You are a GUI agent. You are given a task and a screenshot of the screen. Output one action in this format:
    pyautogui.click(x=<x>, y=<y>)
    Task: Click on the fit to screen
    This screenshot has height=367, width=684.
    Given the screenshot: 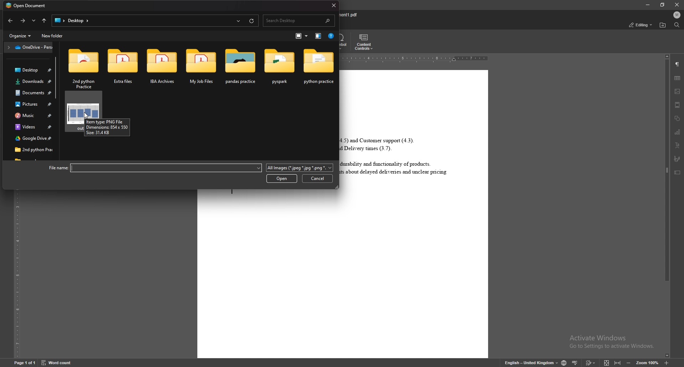 What is the action you would take?
    pyautogui.click(x=607, y=362)
    